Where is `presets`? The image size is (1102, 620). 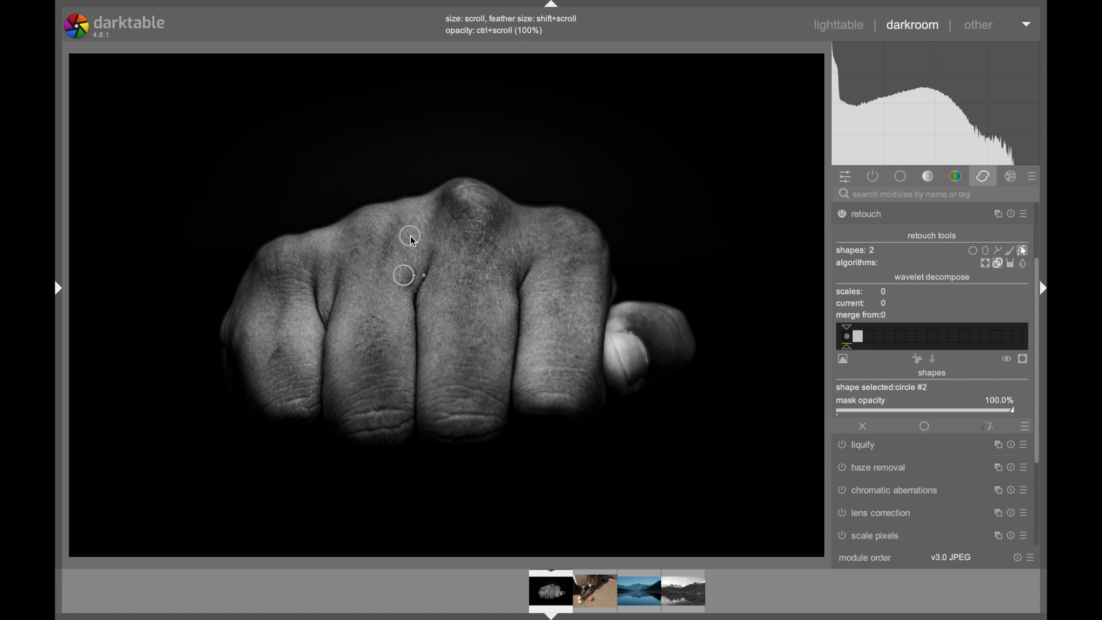 presets is located at coordinates (1023, 425).